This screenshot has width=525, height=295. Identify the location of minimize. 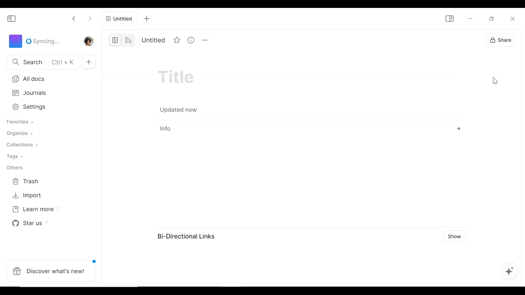
(470, 18).